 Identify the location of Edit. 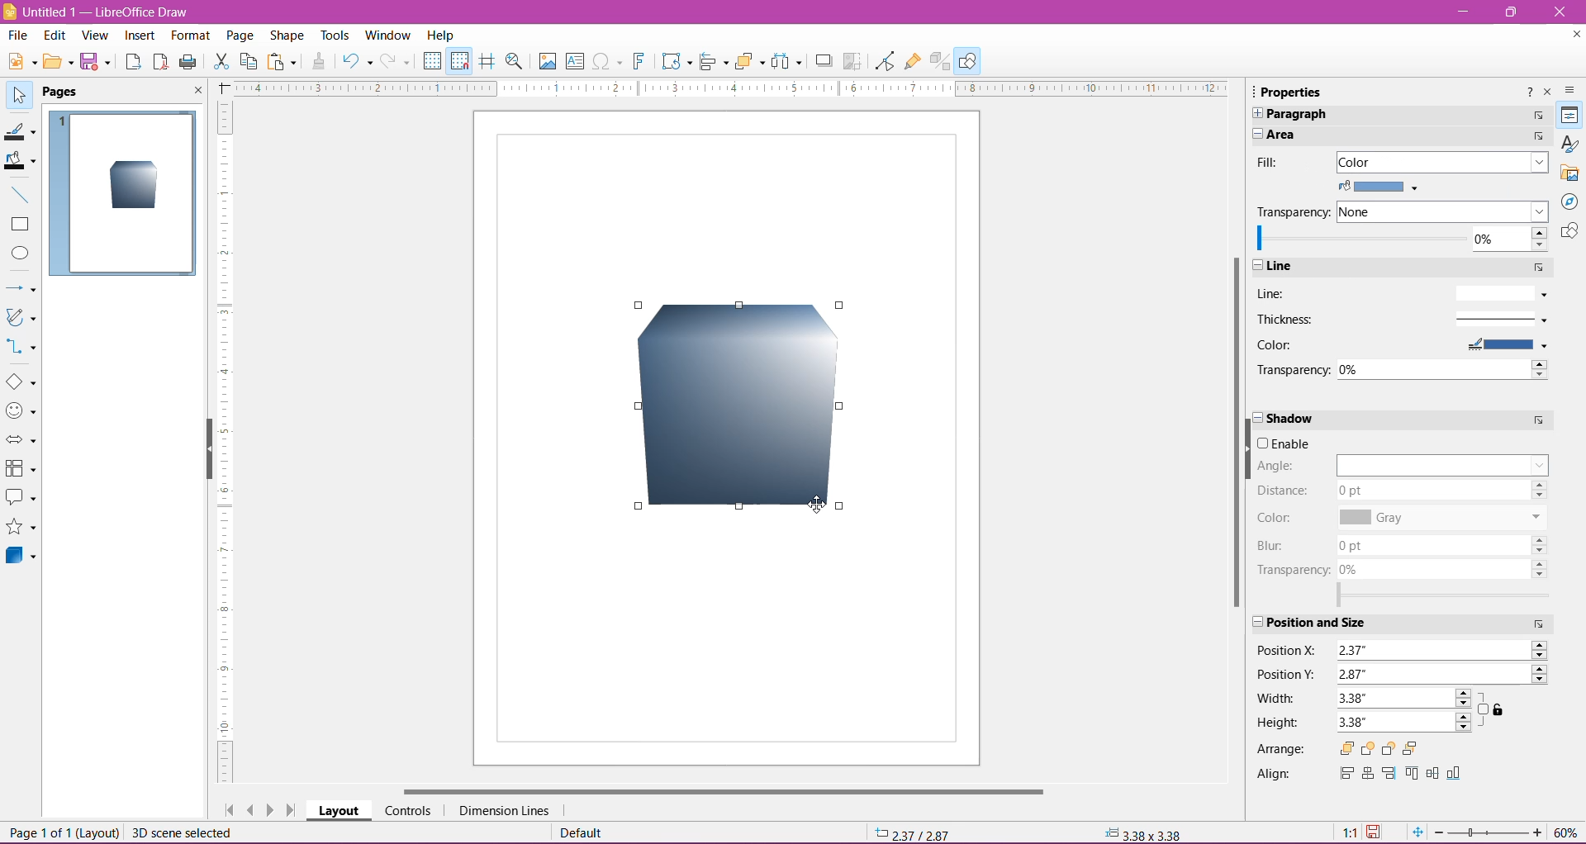
(56, 36).